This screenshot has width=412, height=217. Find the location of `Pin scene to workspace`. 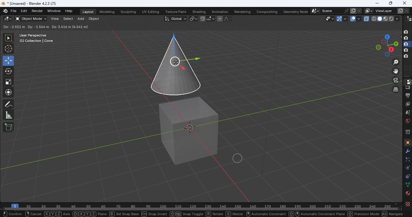

Pin scene to workspace is located at coordinates (346, 11).